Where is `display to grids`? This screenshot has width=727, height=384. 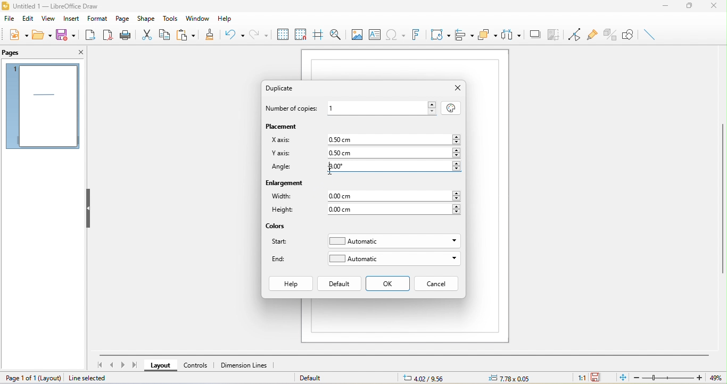 display to grids is located at coordinates (282, 34).